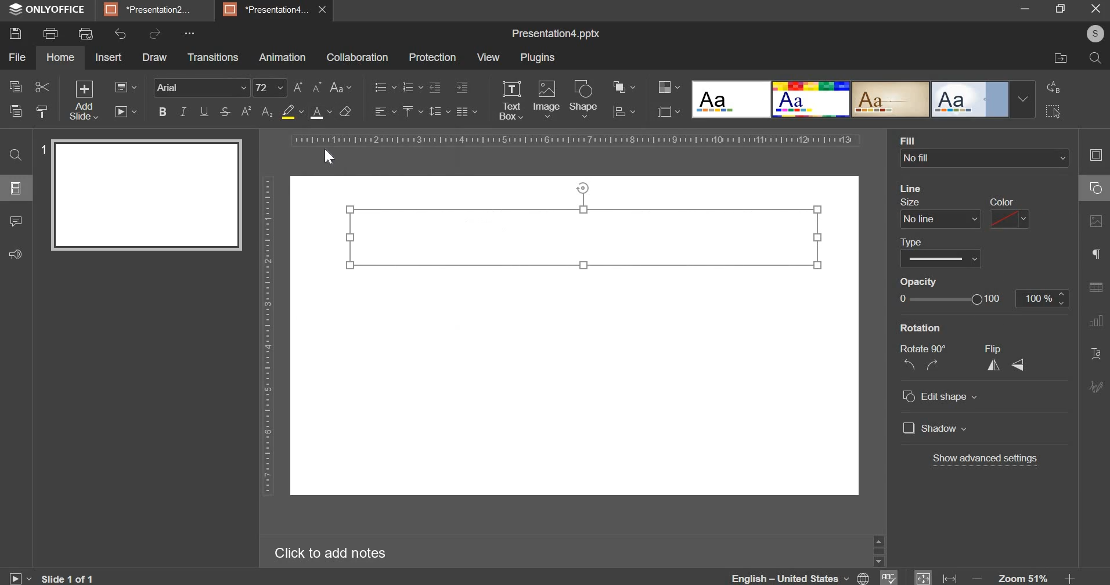 The width and height of the screenshot is (1110, 585). I want to click on zoom level, so click(1023, 576).